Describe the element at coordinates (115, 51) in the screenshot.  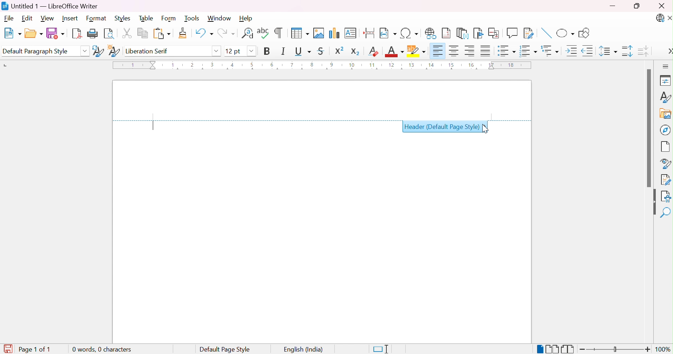
I see `New style from selection` at that location.